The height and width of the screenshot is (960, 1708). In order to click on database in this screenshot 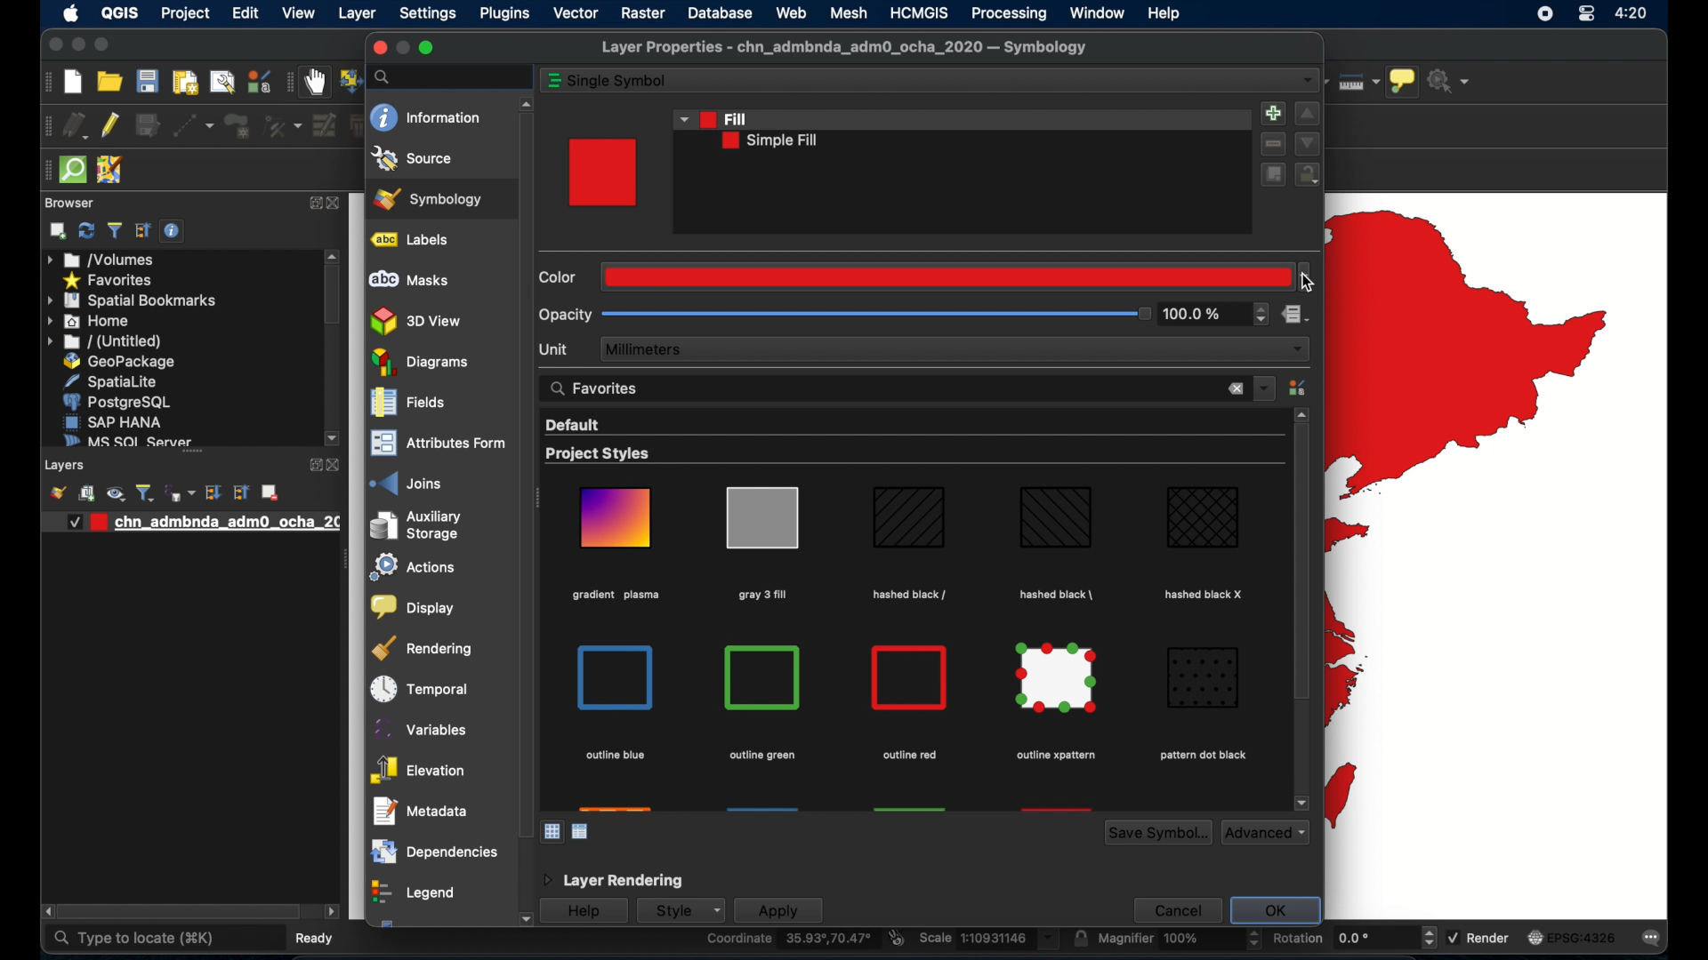, I will do `click(722, 12)`.